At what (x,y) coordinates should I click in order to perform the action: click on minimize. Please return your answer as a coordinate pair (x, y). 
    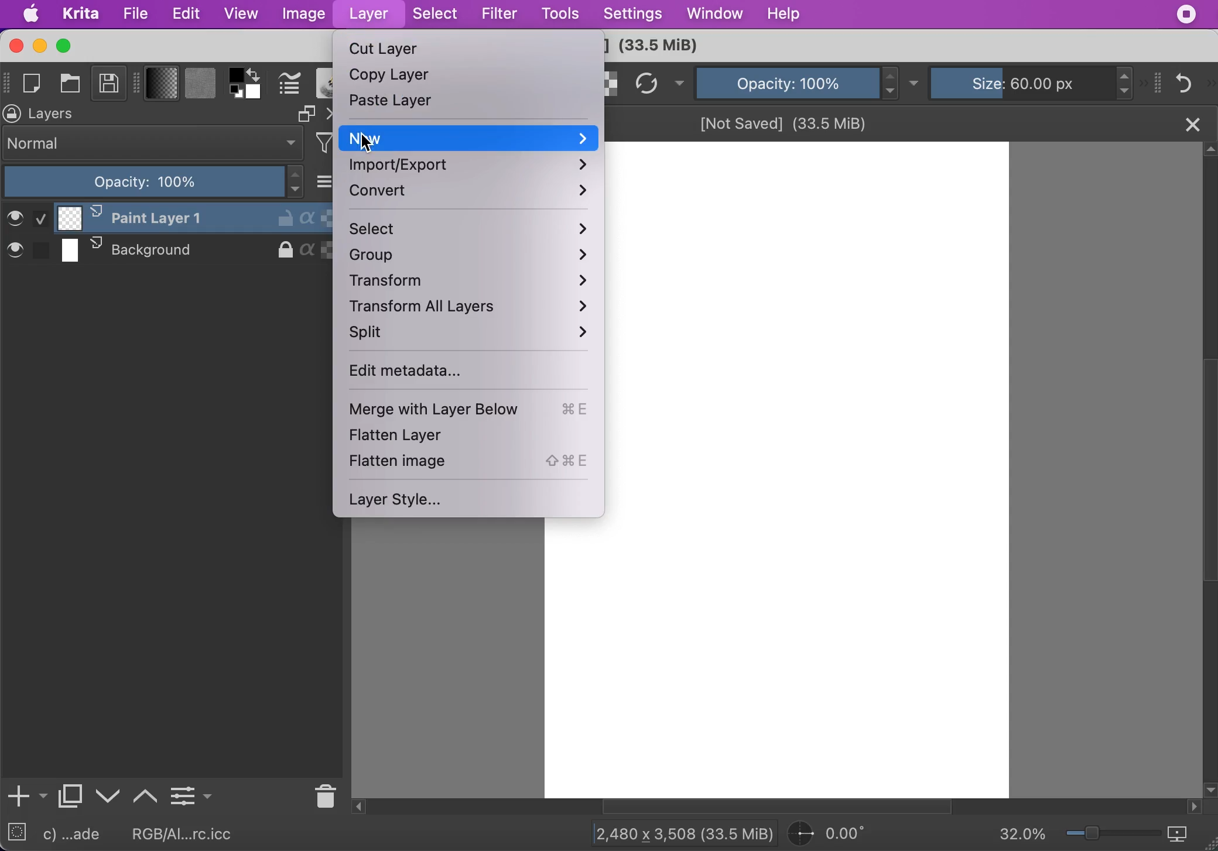
    Looking at the image, I should click on (39, 46).